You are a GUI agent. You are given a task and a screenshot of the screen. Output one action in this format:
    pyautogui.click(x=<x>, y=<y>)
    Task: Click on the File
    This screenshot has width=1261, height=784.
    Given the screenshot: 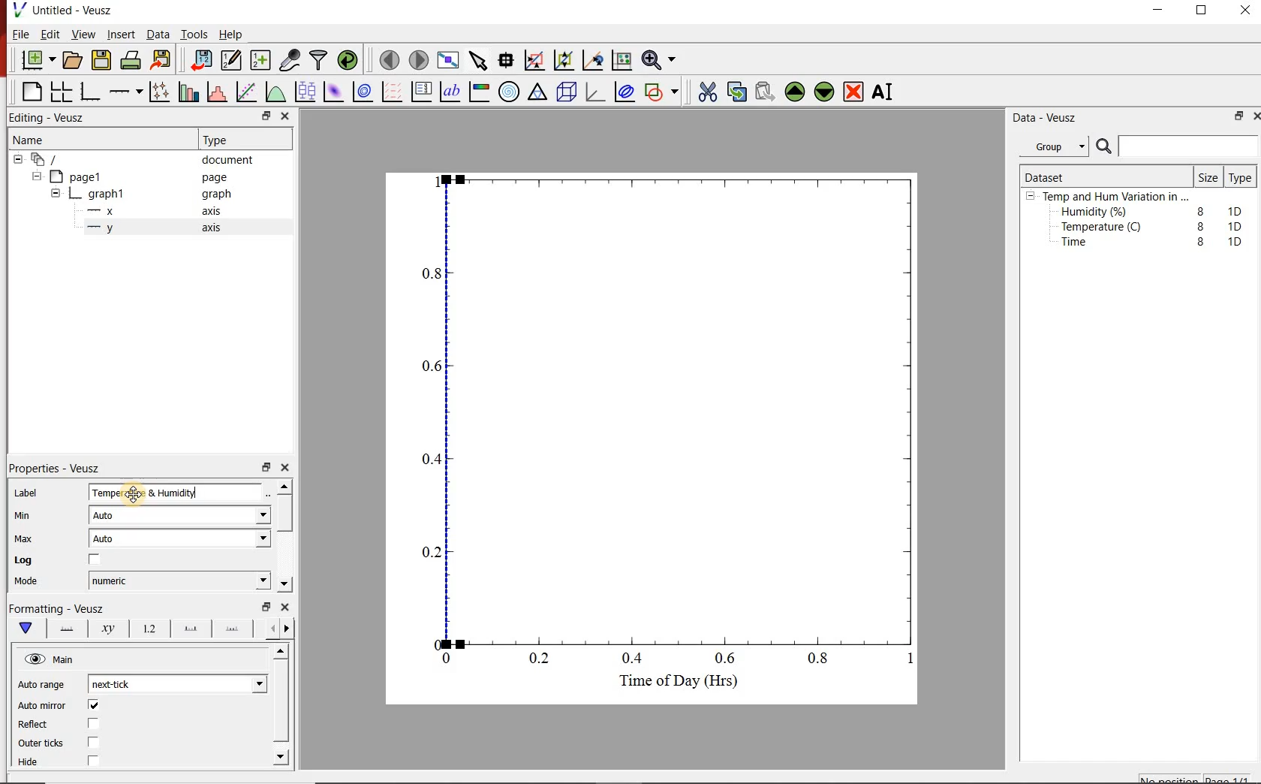 What is the action you would take?
    pyautogui.click(x=17, y=34)
    